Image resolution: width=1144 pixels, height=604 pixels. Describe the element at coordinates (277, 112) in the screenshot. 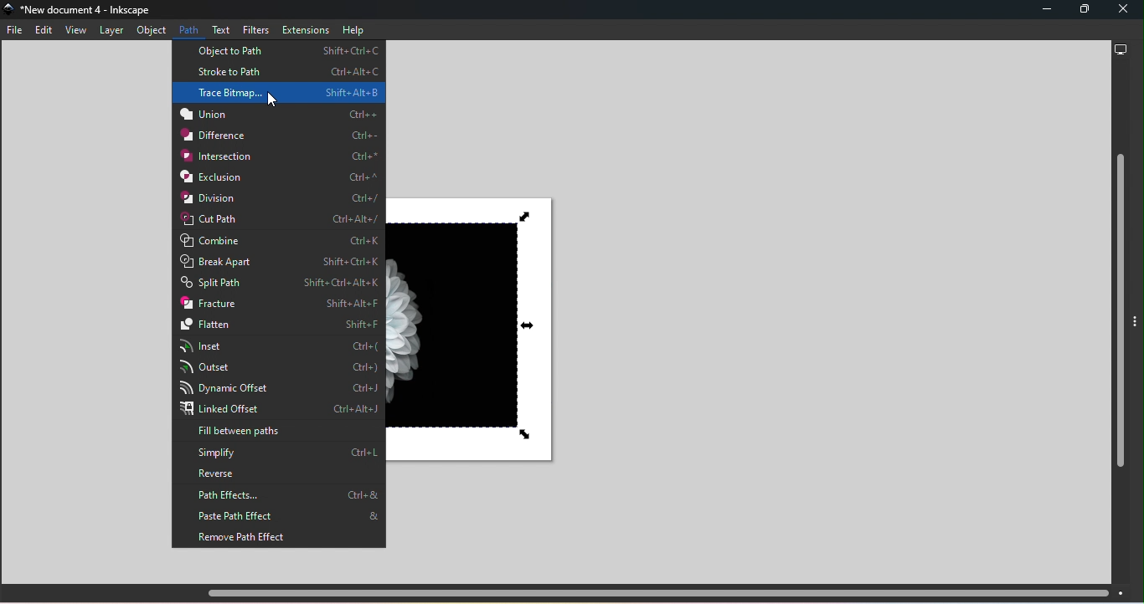

I see `Union` at that location.